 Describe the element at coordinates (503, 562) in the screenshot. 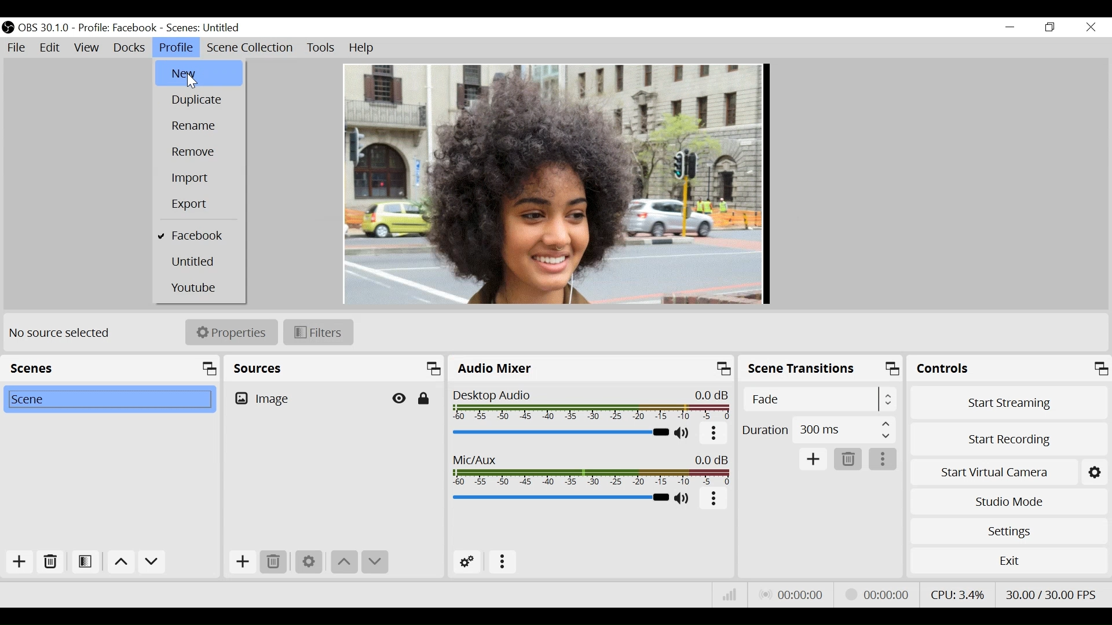

I see `More Options` at that location.